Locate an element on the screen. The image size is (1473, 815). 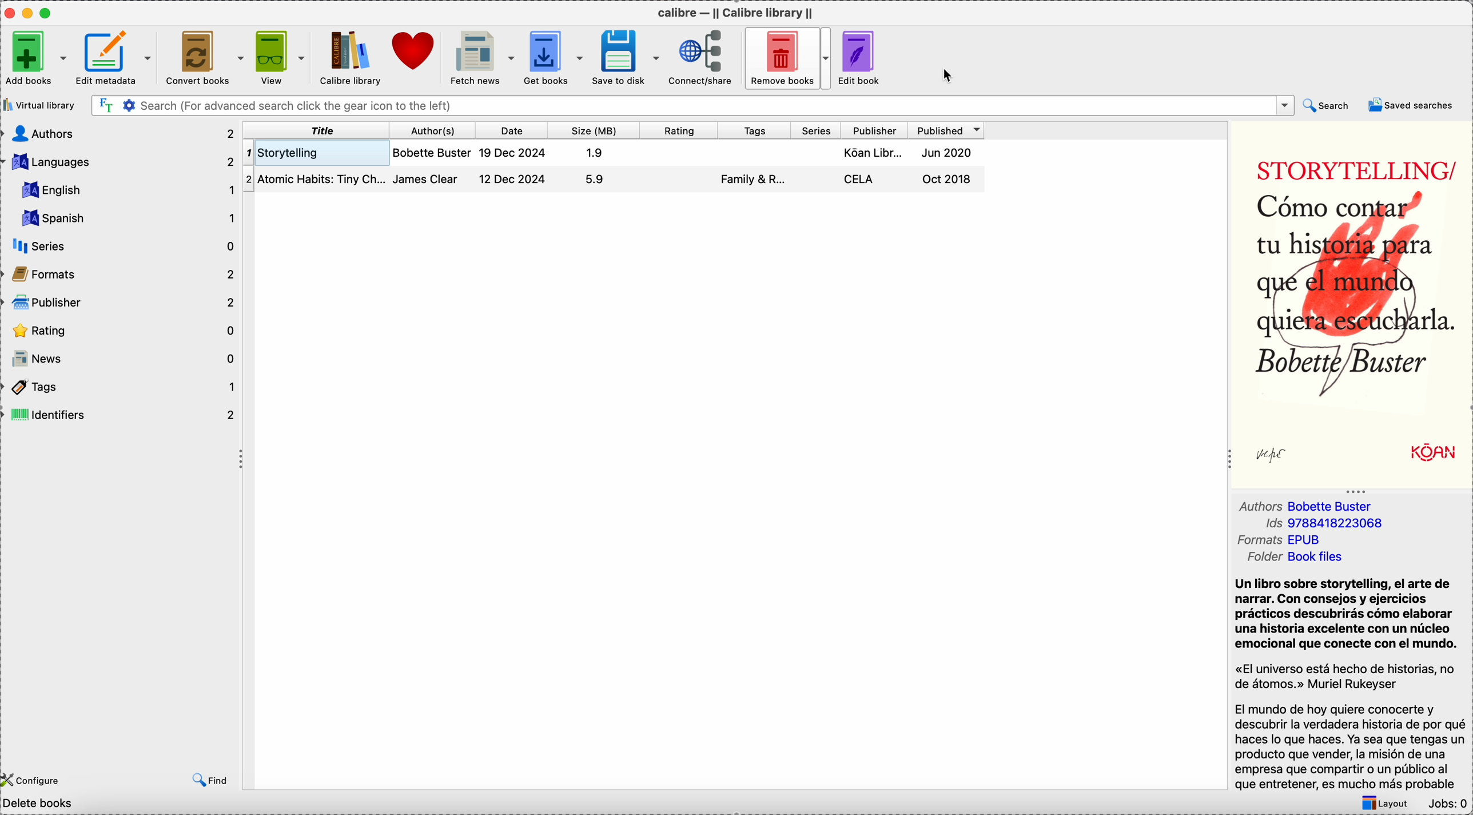
publisher is located at coordinates (874, 130).